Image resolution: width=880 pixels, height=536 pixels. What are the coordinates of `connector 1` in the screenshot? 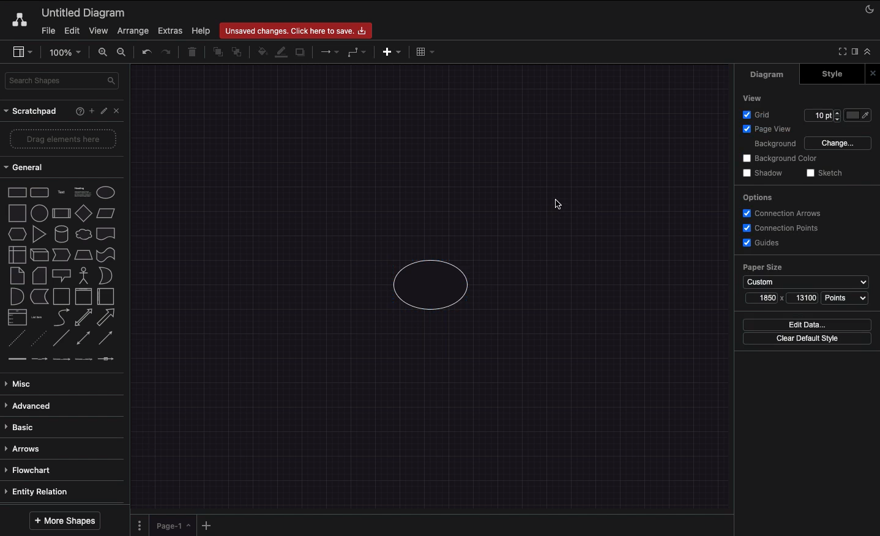 It's located at (15, 359).